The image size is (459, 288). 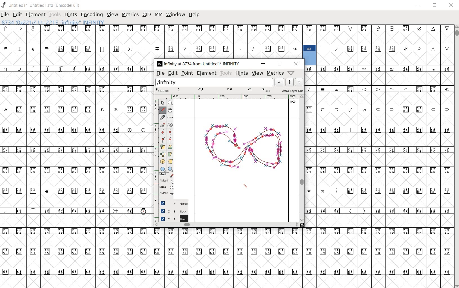 I want to click on view, so click(x=257, y=73).